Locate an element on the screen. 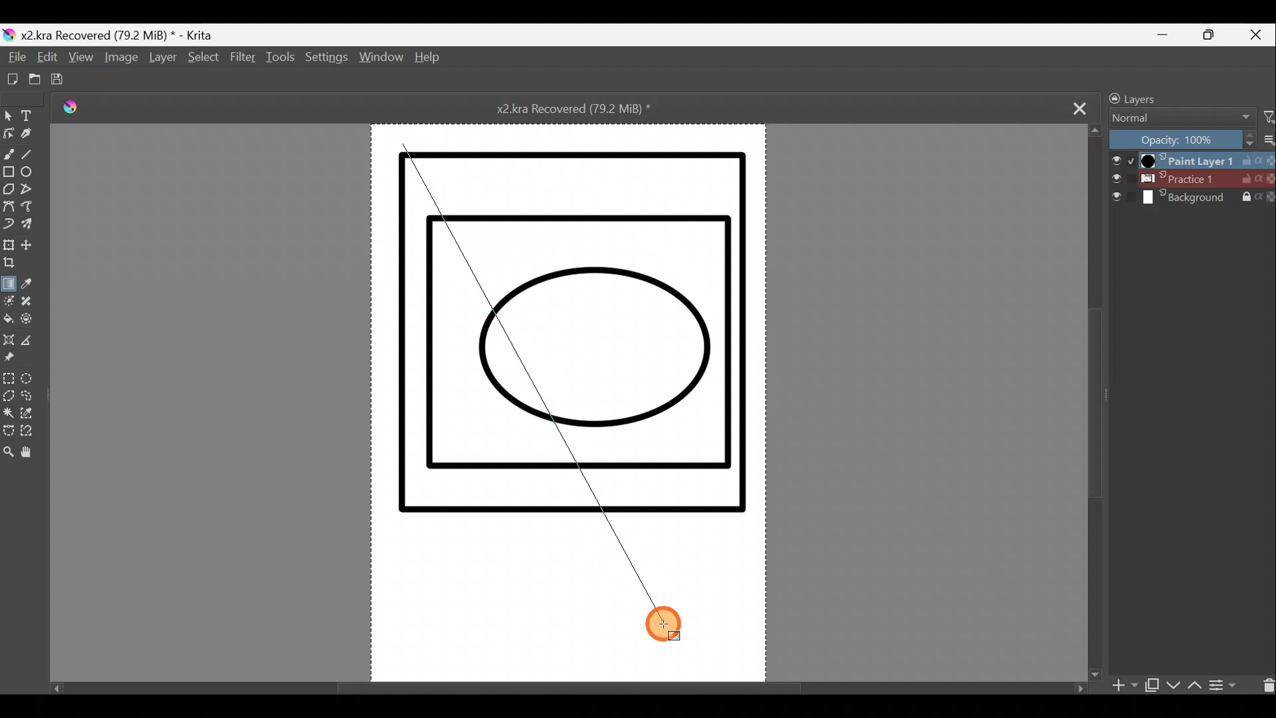  Edit shapes tool is located at coordinates (8, 135).